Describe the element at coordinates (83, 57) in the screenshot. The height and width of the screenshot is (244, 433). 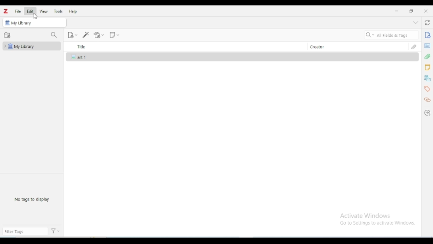
I see `art 1` at that location.